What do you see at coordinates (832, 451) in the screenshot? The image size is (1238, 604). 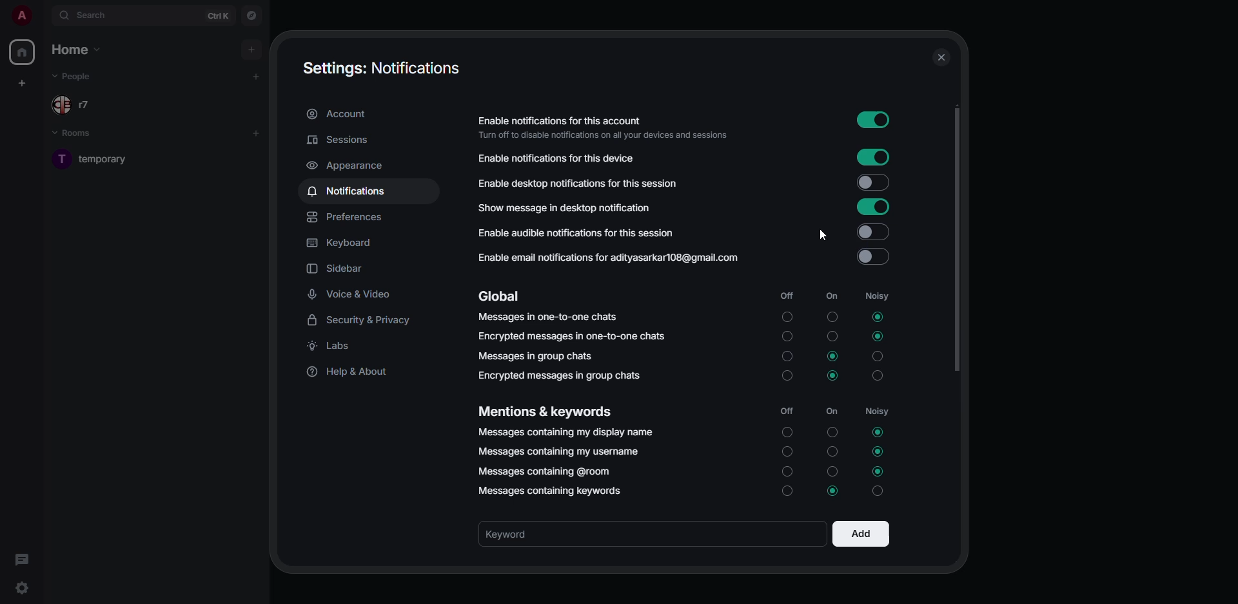 I see `On Unselected` at bounding box center [832, 451].